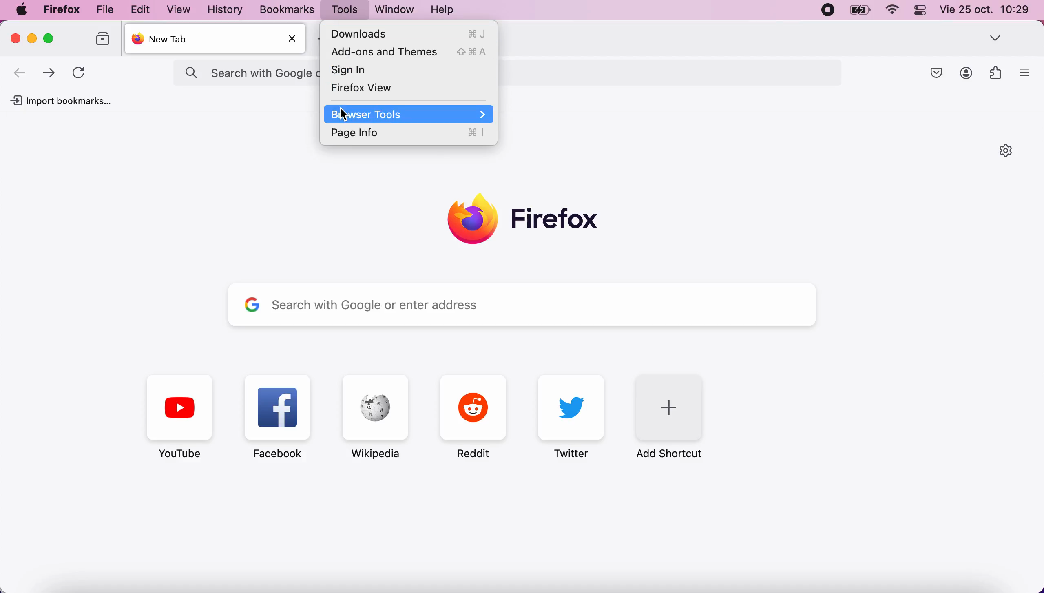 This screenshot has height=593, width=1044. I want to click on View, so click(180, 9).